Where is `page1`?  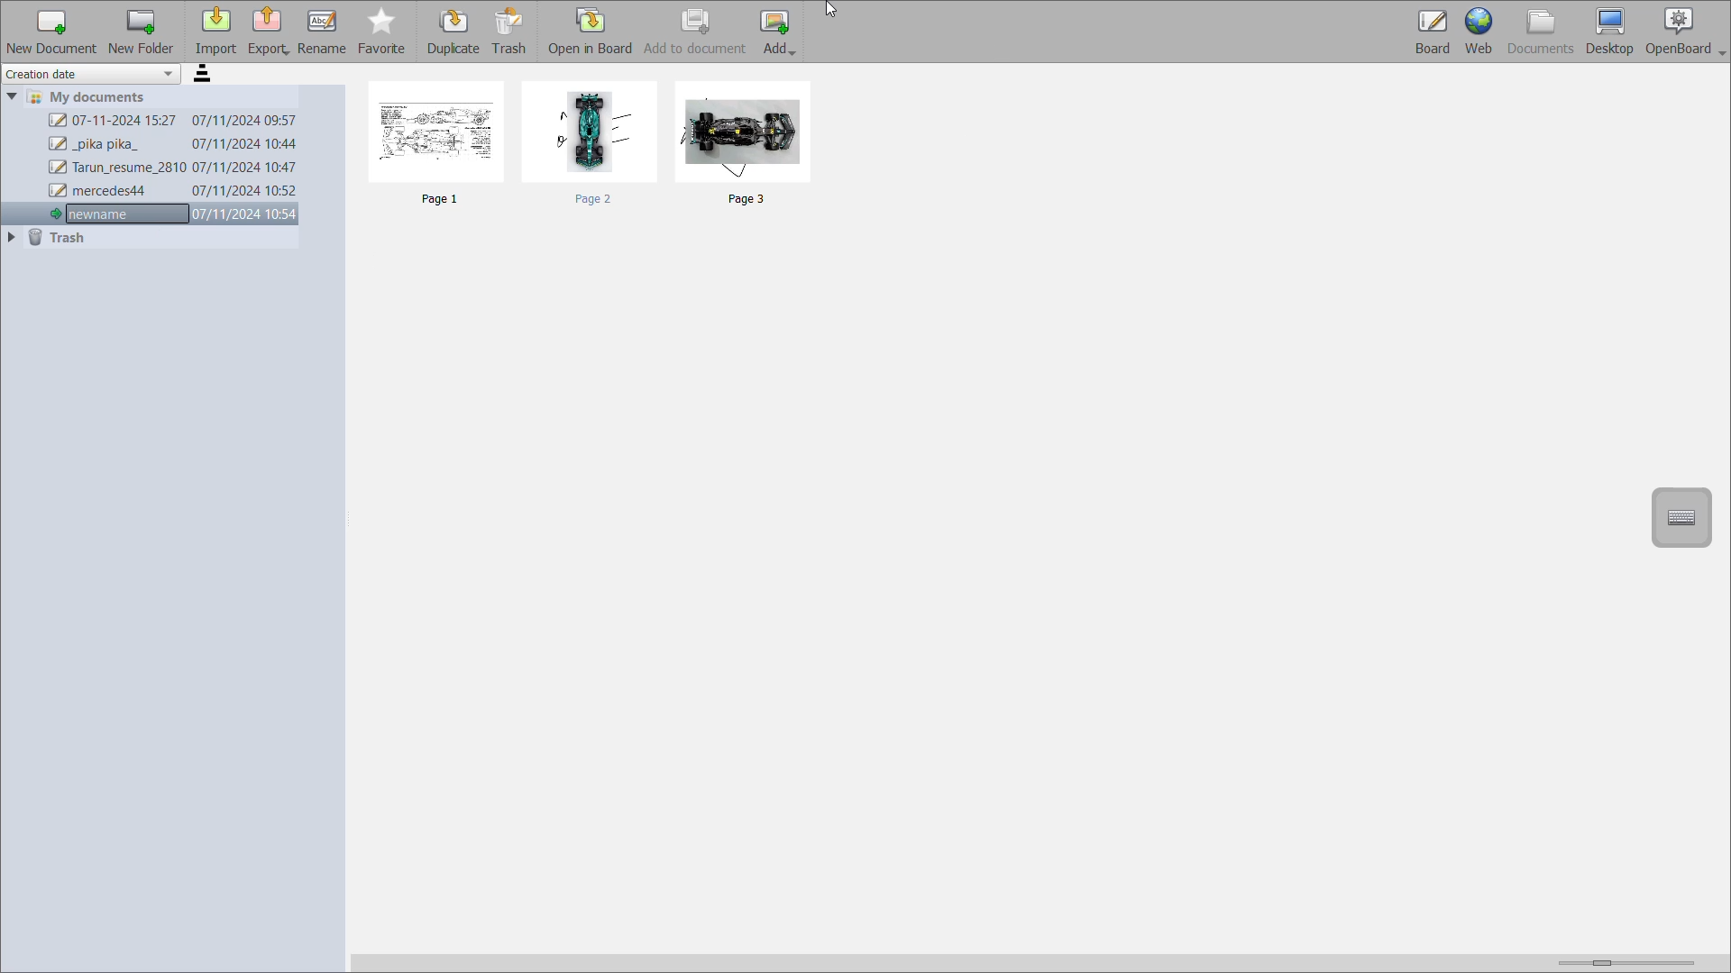 page1 is located at coordinates (443, 147).